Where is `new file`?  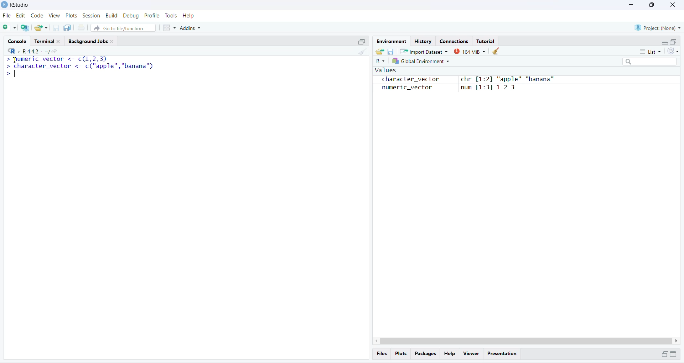 new file is located at coordinates (8, 27).